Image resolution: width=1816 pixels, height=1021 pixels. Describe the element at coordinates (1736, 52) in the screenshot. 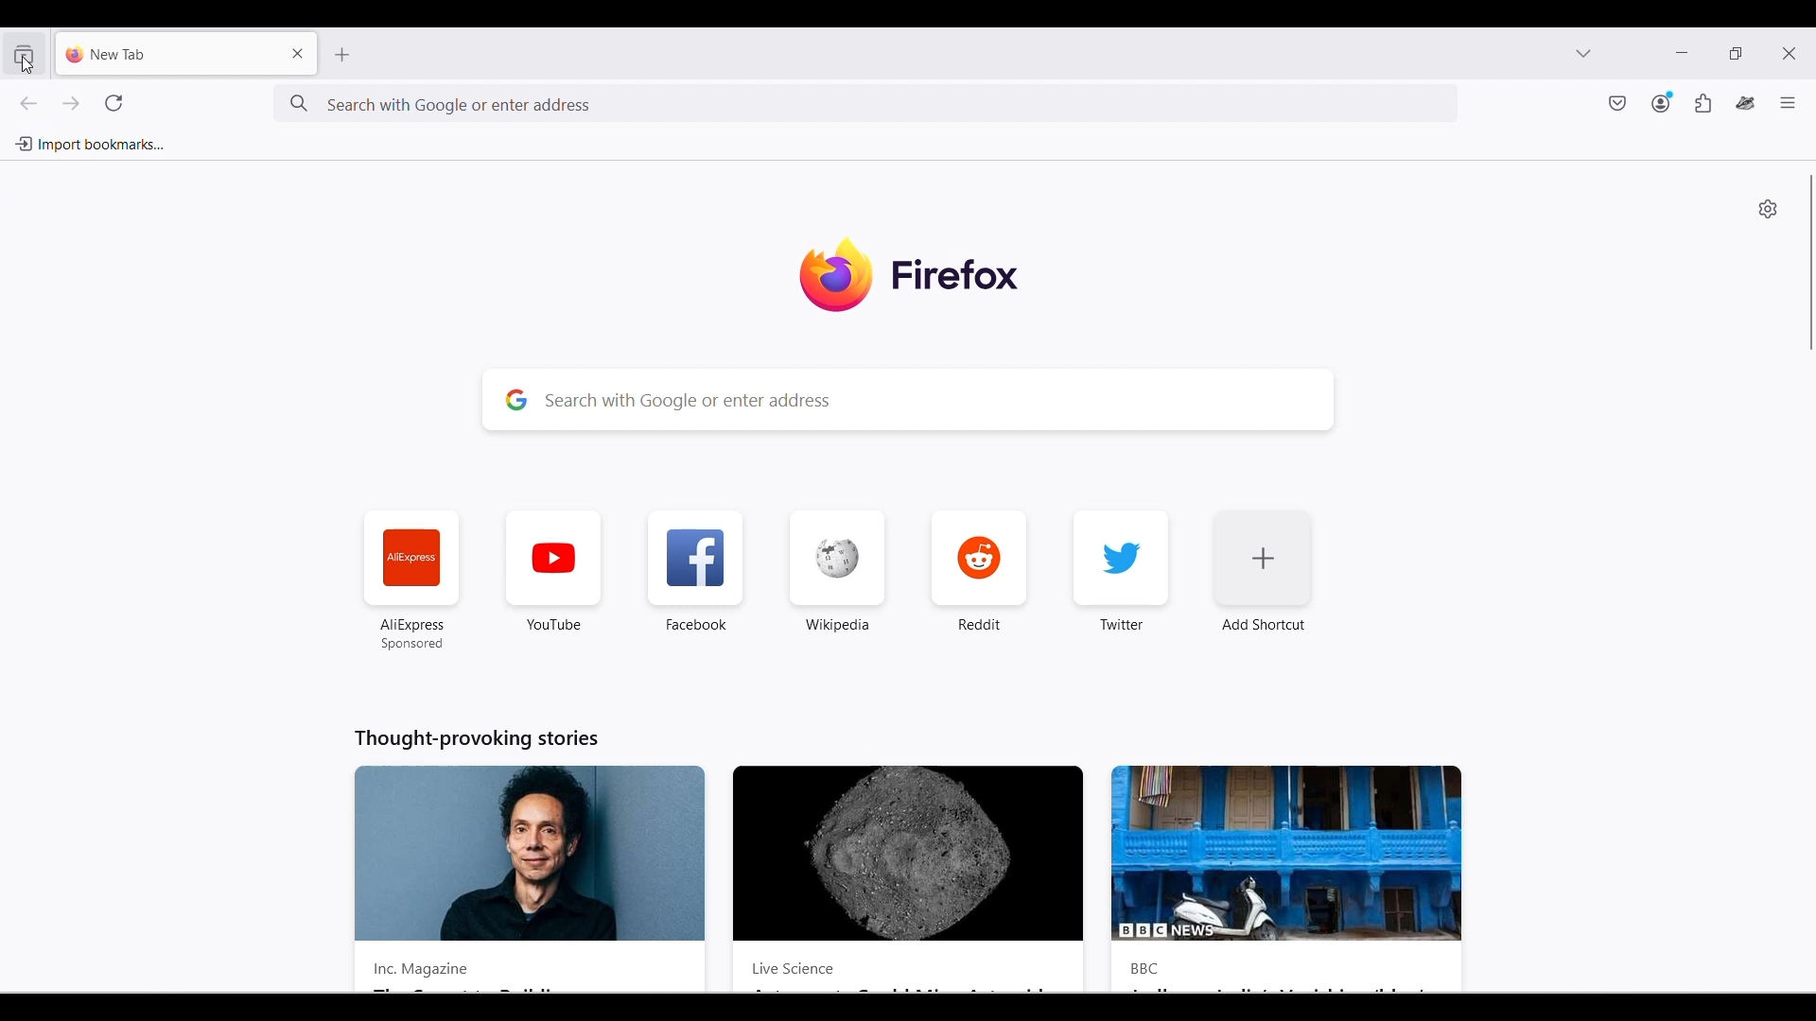

I see `Show browser in a smaller tab` at that location.